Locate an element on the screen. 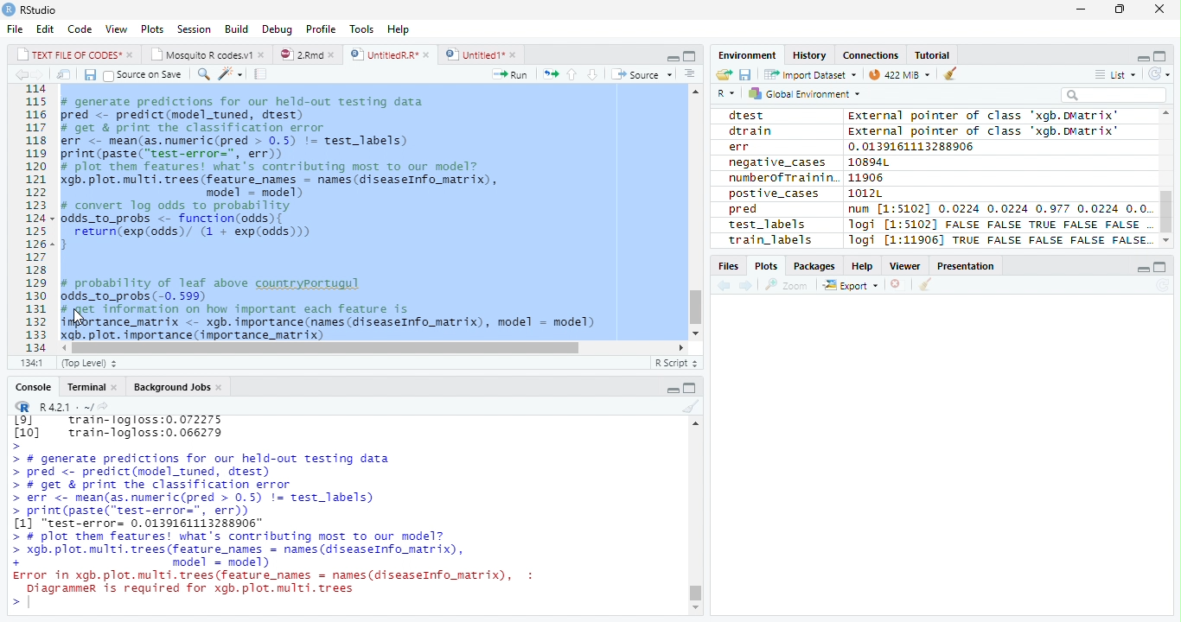 The height and width of the screenshot is (622, 1181). R is located at coordinates (726, 92).